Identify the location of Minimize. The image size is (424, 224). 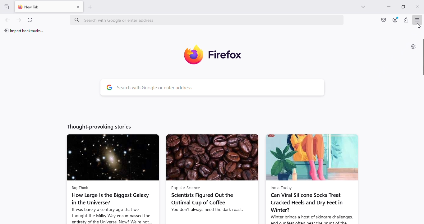
(388, 7).